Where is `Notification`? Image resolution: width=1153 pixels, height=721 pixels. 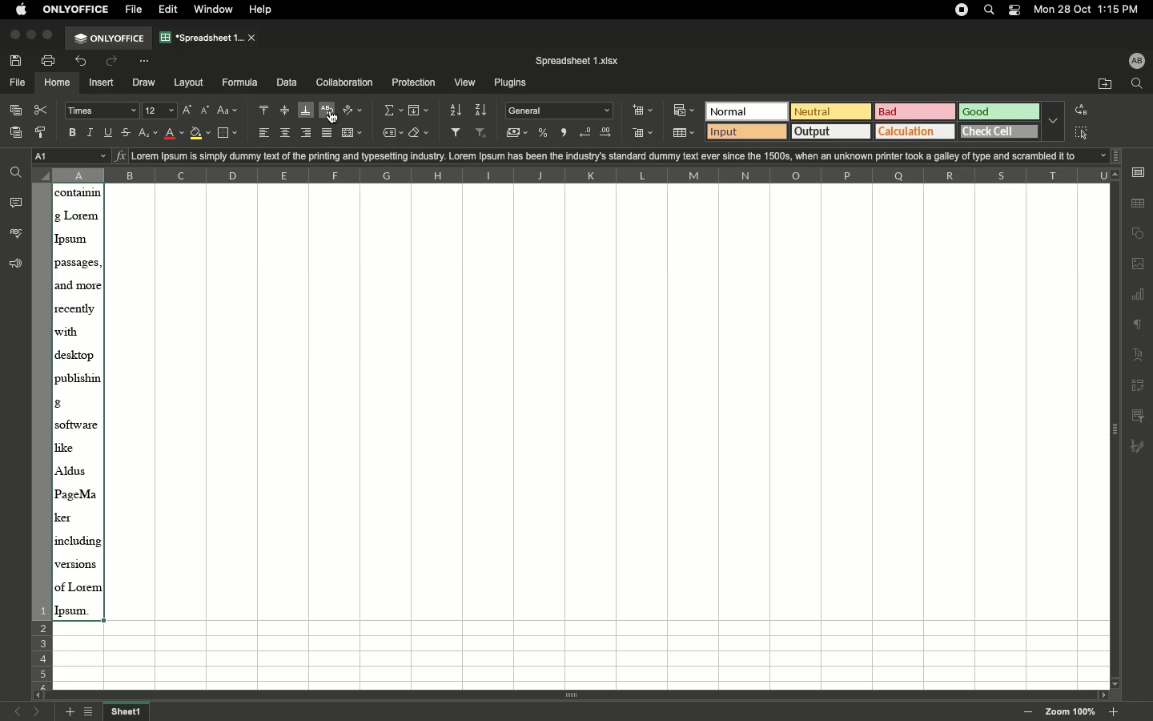 Notification is located at coordinates (1015, 11).